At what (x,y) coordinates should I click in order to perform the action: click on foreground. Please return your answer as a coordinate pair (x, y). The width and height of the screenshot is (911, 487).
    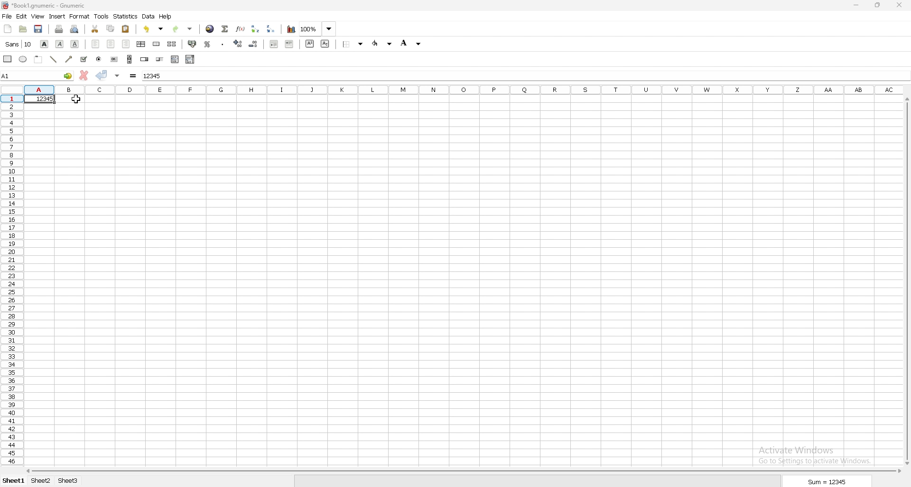
    Looking at the image, I should click on (381, 44).